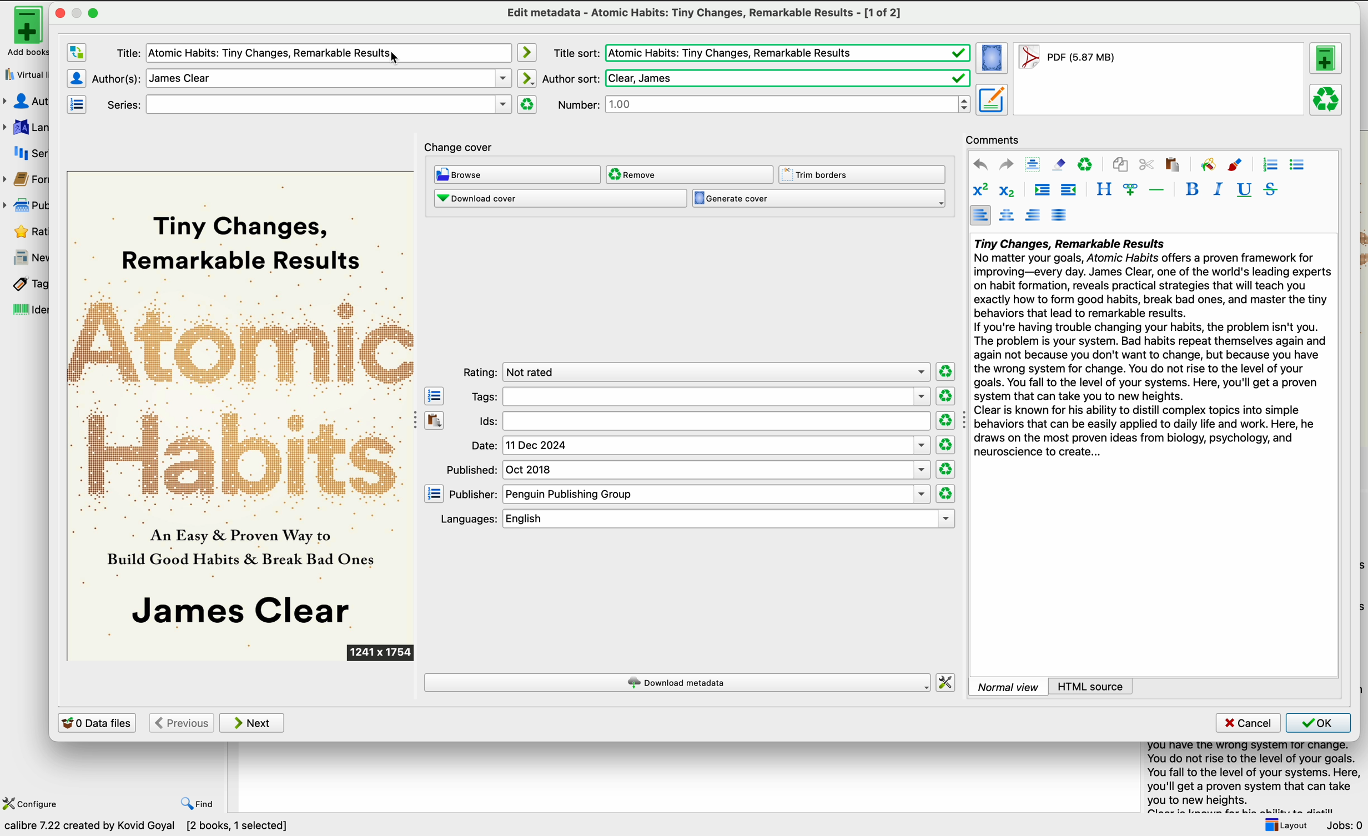 The width and height of the screenshot is (1368, 836). Describe the element at coordinates (945, 370) in the screenshot. I see `clear rating` at that location.